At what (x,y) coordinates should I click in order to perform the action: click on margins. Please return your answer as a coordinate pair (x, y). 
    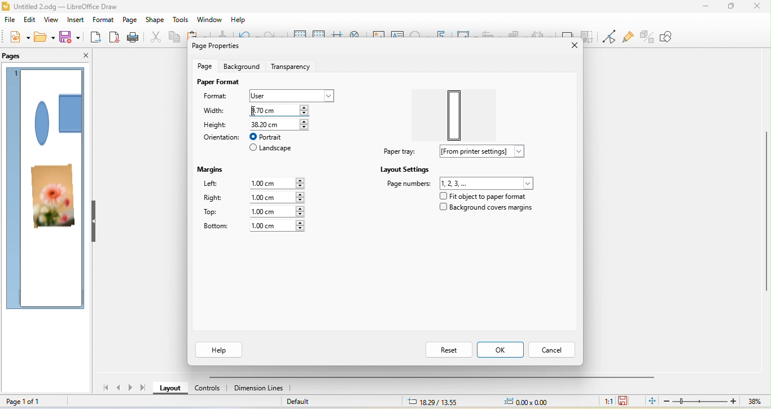
    Looking at the image, I should click on (212, 170).